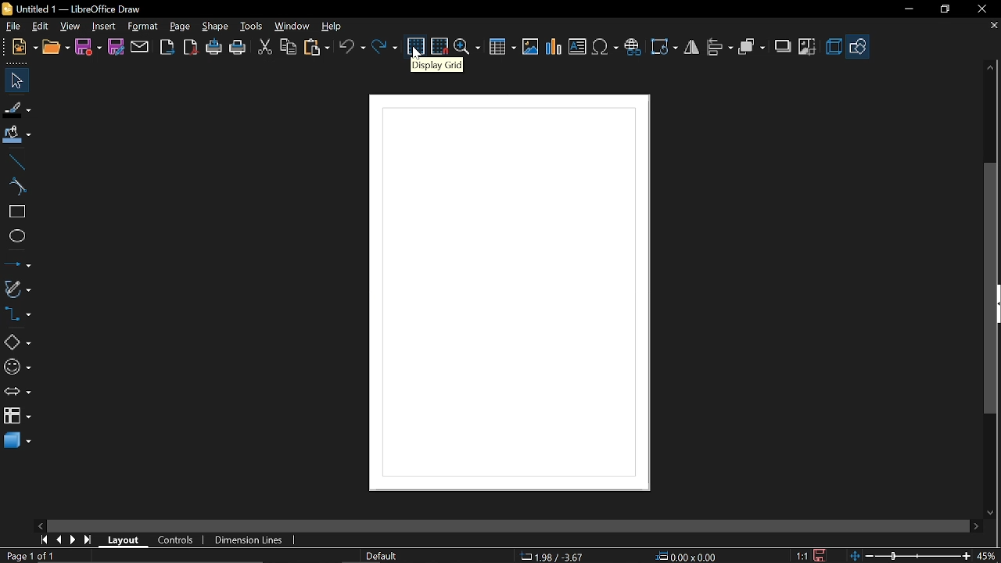  Describe the element at coordinates (634, 45) in the screenshot. I see `Insert Hyperlink` at that location.